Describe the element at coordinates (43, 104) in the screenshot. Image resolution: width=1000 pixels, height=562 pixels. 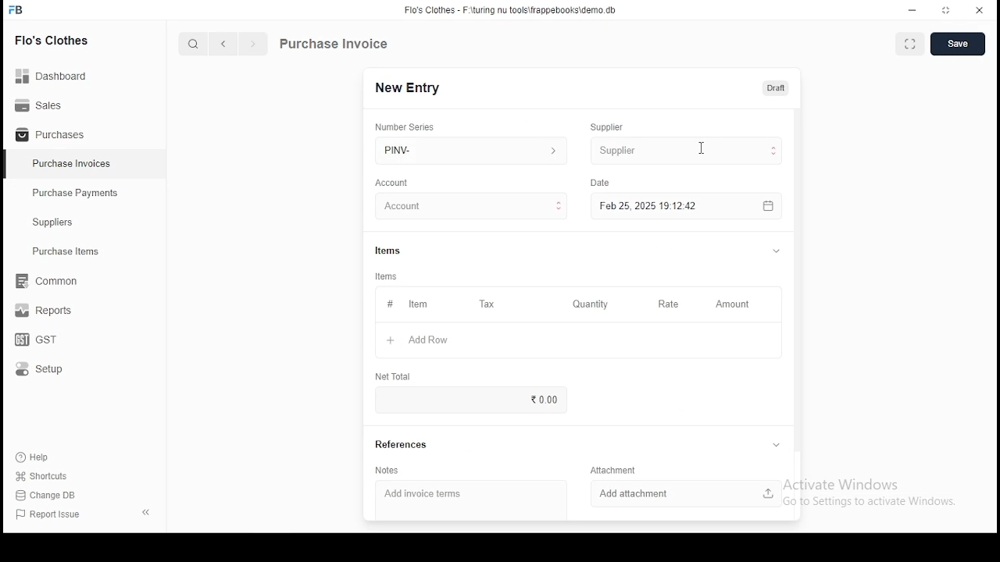
I see `Sales` at that location.